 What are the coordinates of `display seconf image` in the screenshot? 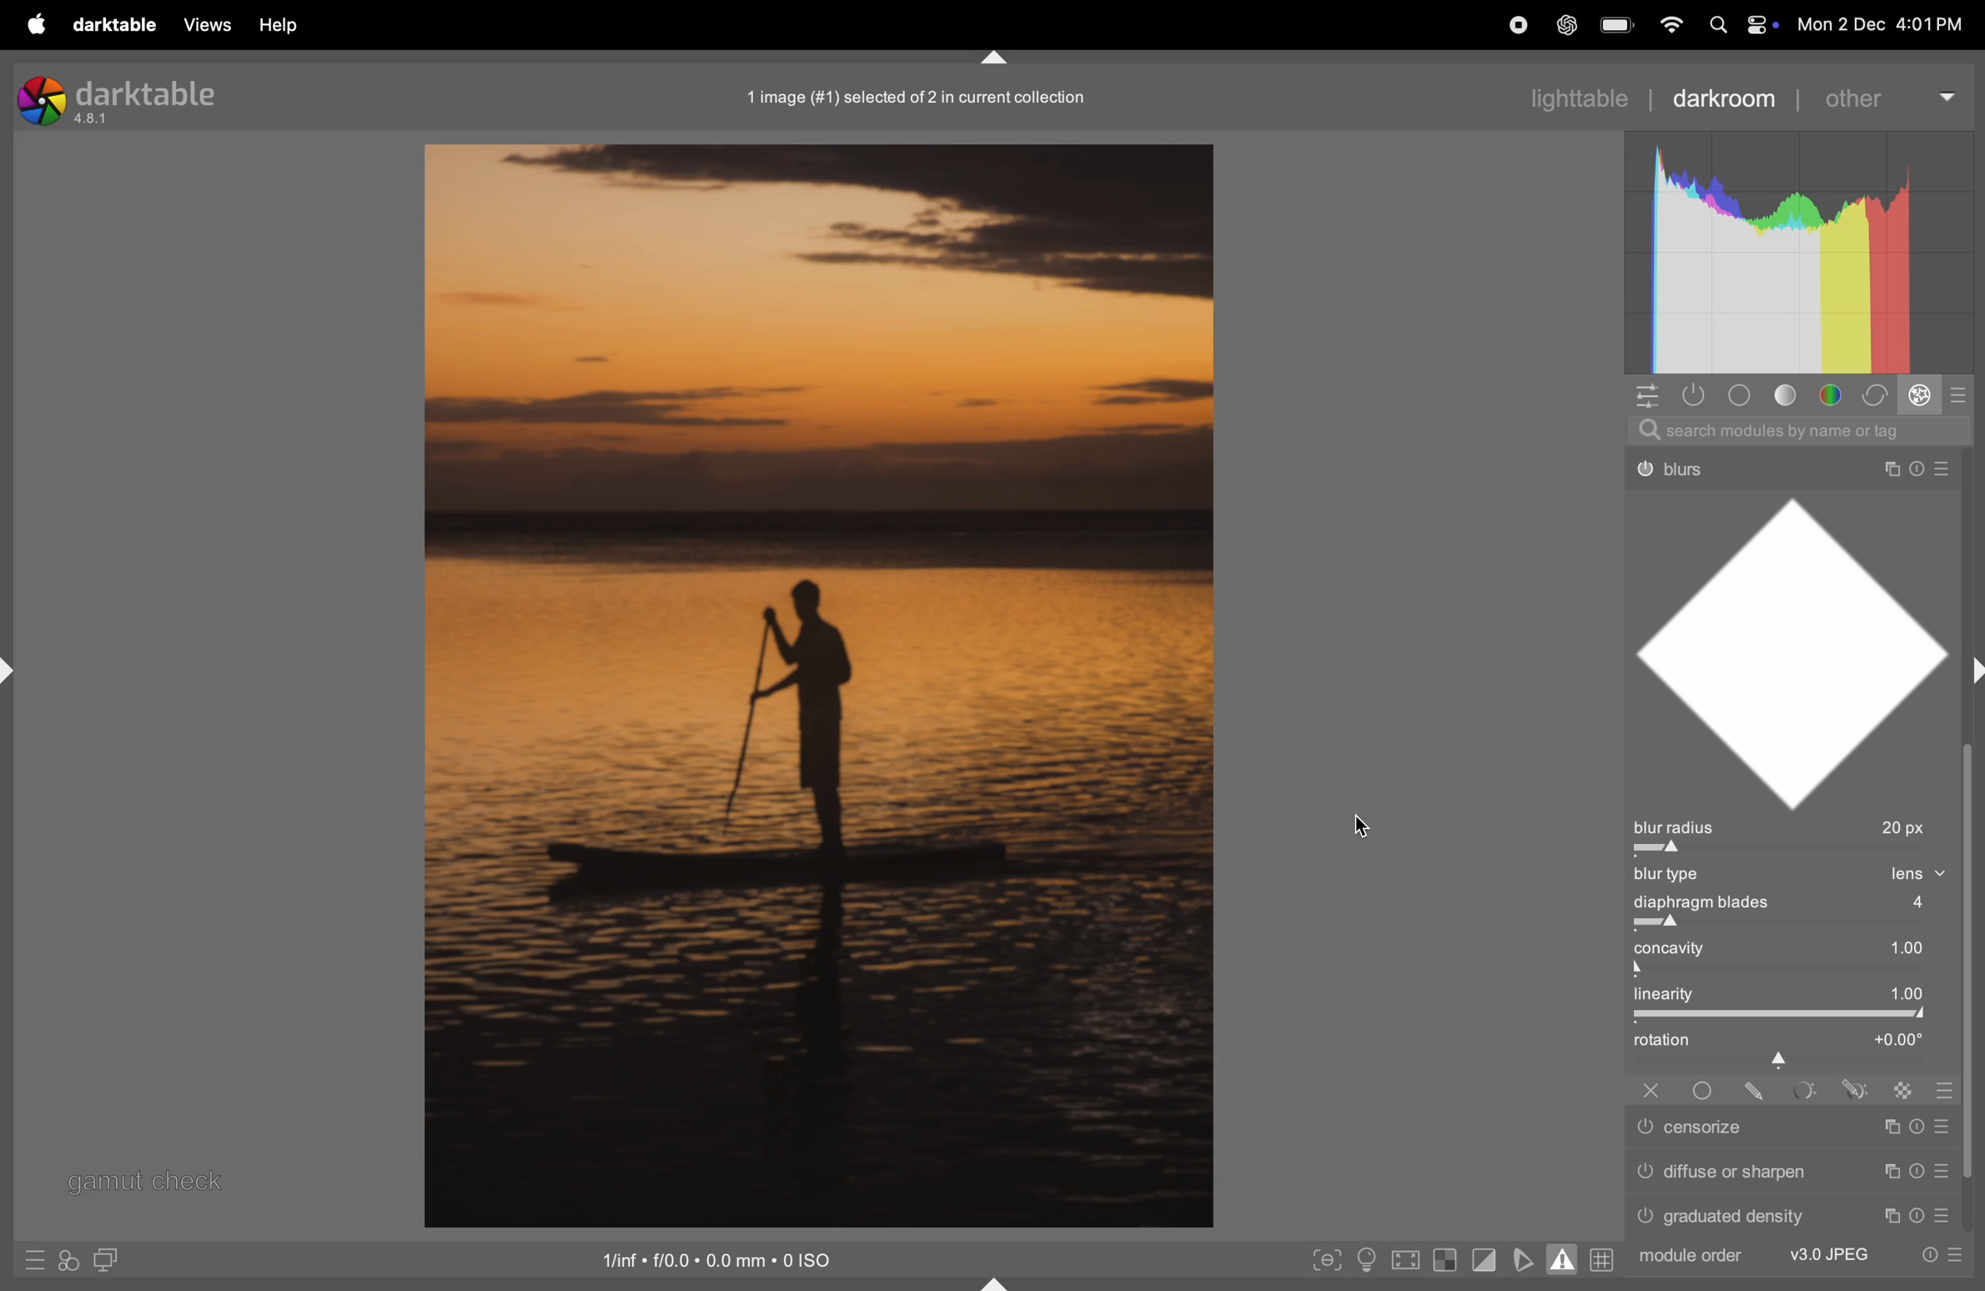 It's located at (109, 1259).